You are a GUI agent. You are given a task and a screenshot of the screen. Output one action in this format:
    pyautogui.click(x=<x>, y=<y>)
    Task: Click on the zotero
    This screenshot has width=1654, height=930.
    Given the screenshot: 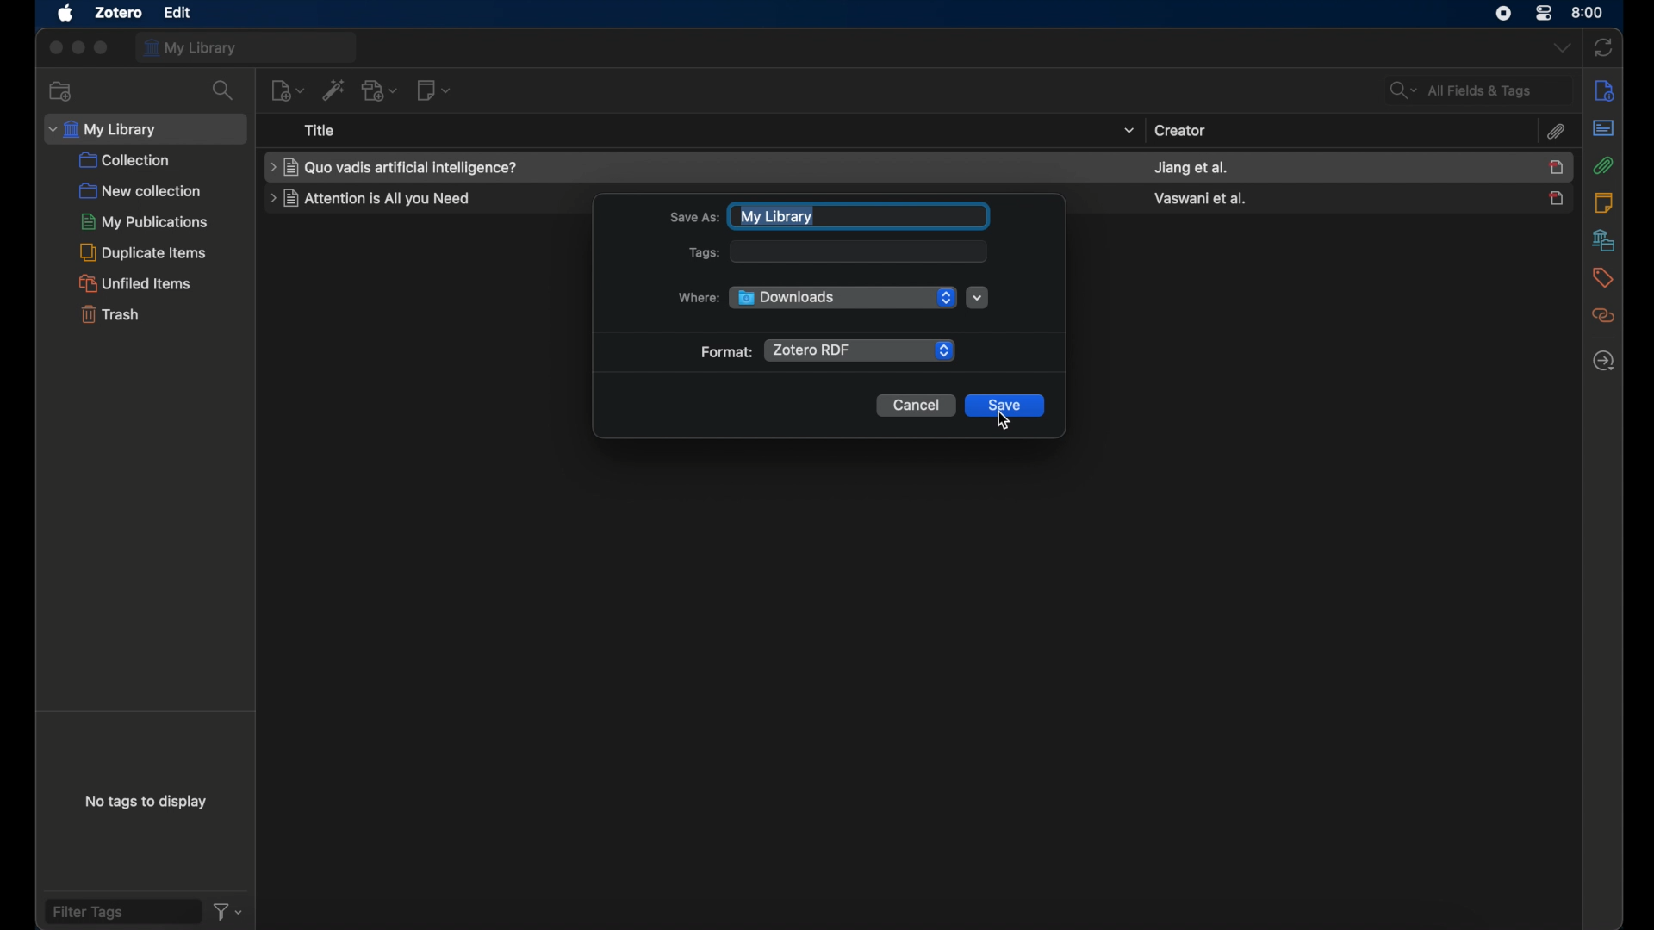 What is the action you would take?
    pyautogui.click(x=116, y=13)
    